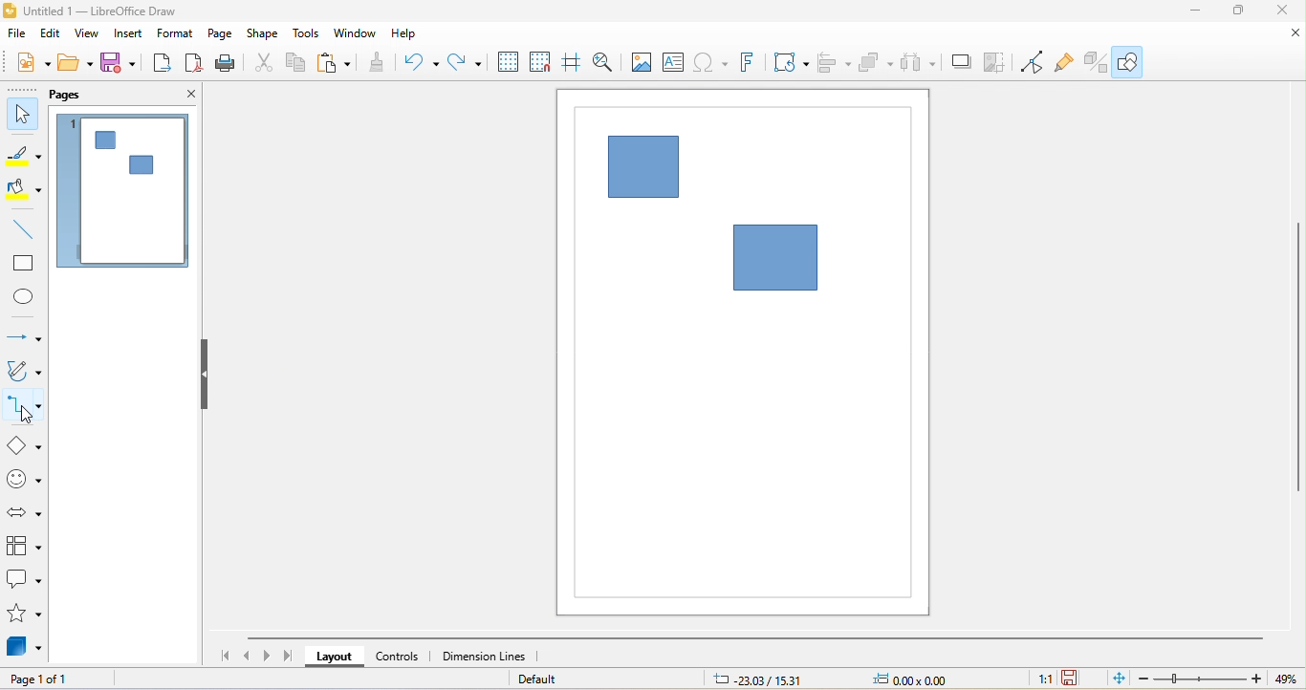  What do you see at coordinates (262, 34) in the screenshot?
I see `shape` at bounding box center [262, 34].